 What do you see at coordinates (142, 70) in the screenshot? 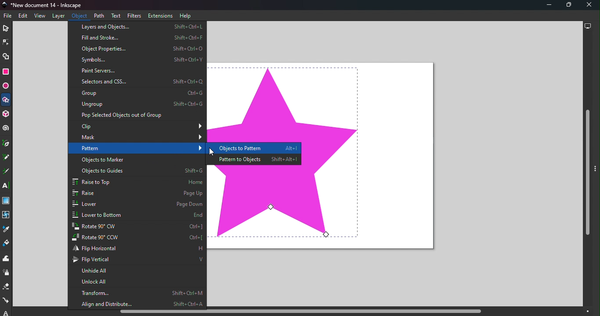
I see `Paint servers` at bounding box center [142, 70].